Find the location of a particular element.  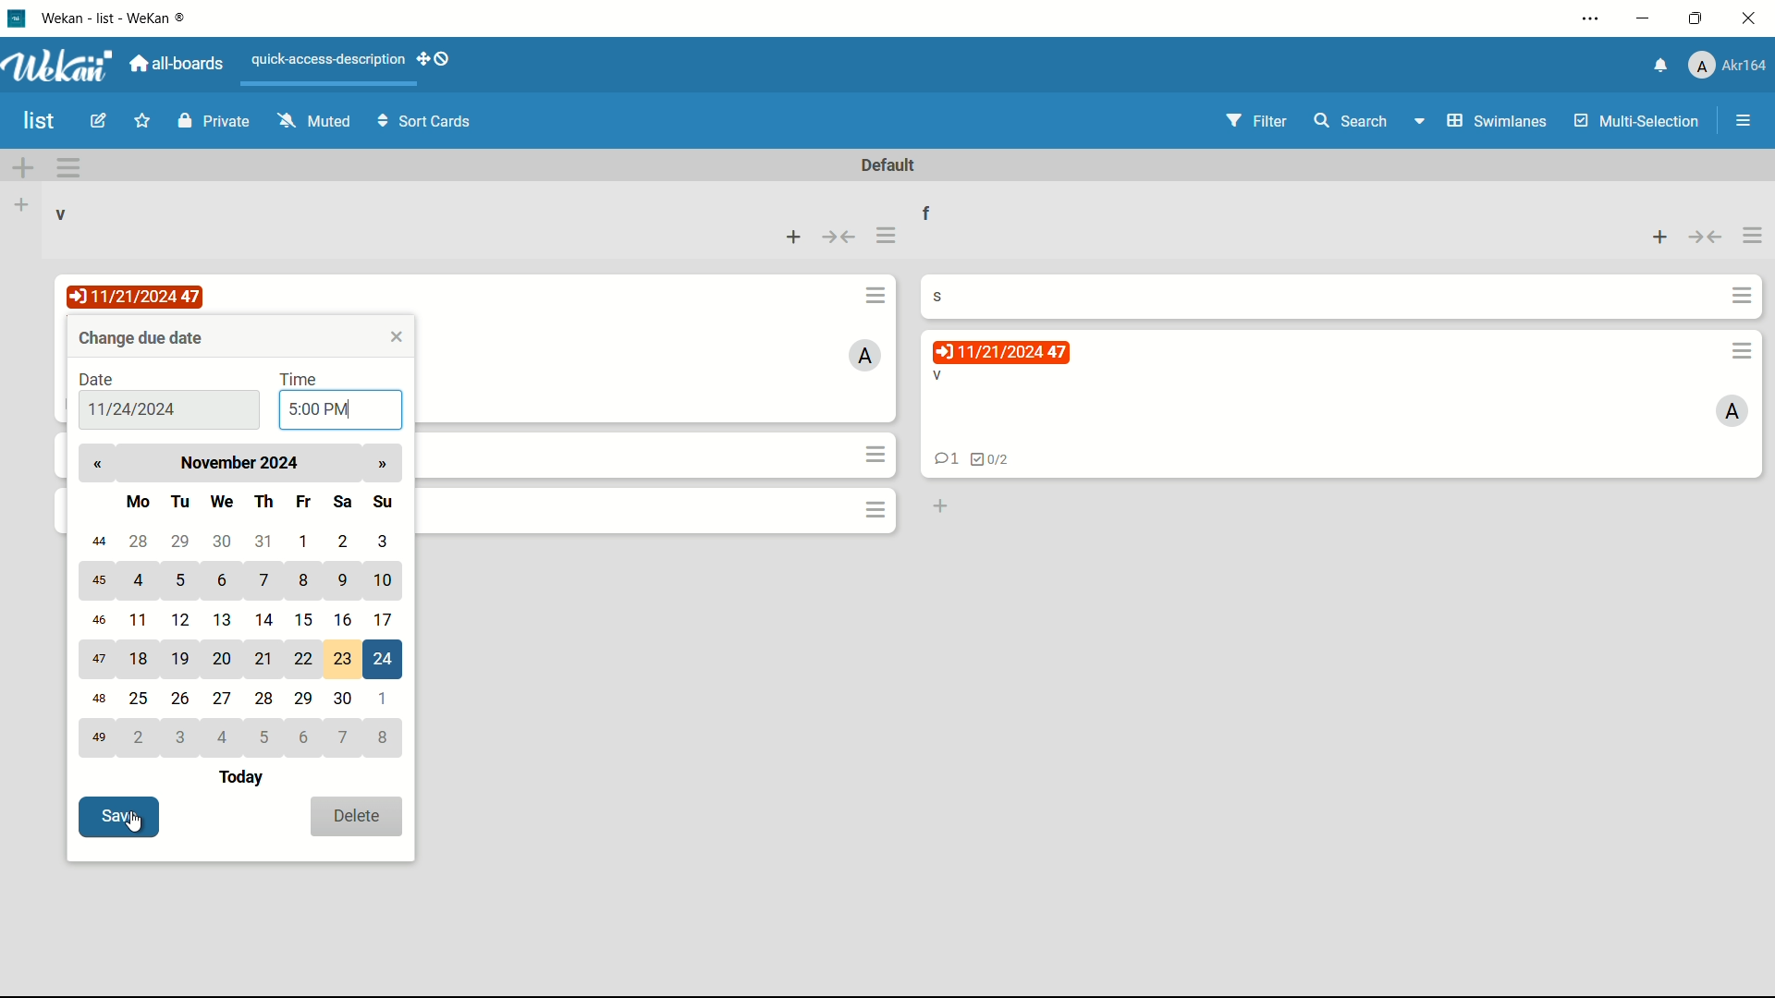

list actions is located at coordinates (887, 237).